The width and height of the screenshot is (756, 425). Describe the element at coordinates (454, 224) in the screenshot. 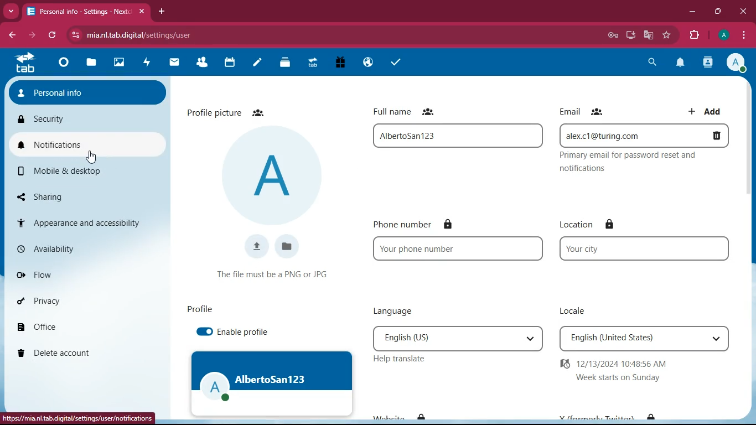

I see `Lock` at that location.